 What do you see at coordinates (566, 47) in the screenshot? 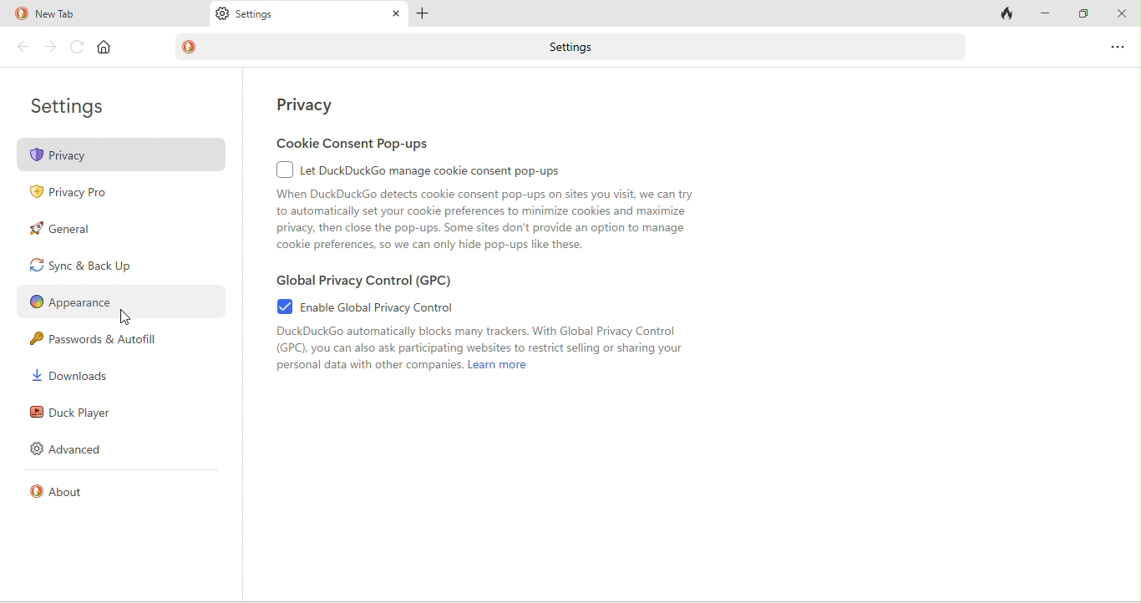
I see `settings` at bounding box center [566, 47].